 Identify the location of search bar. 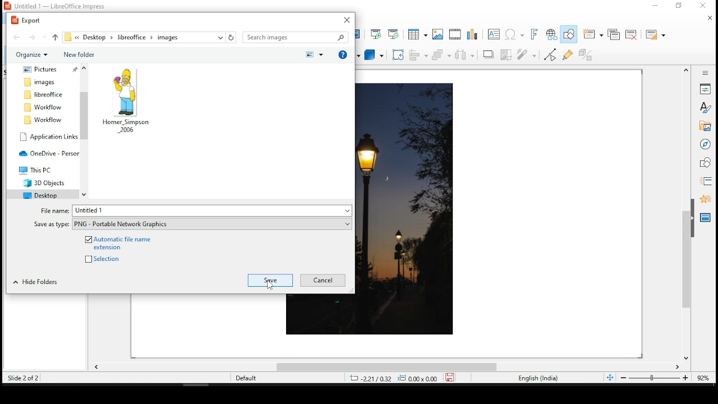
(295, 38).